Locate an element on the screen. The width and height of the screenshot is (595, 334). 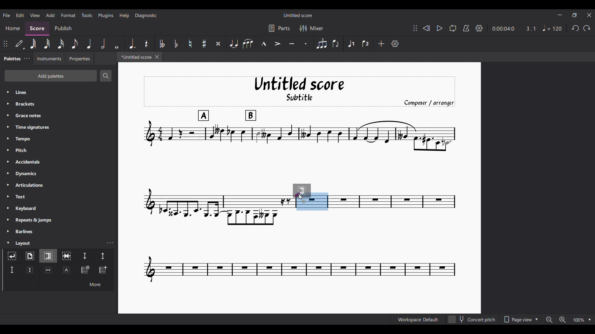
Selected measure highlighted is located at coordinates (304, 207).